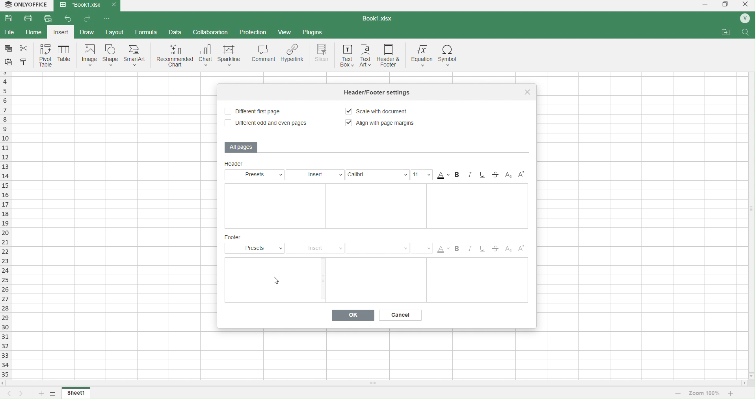 This screenshot has width=755, height=399. I want to click on Presets, so click(257, 248).